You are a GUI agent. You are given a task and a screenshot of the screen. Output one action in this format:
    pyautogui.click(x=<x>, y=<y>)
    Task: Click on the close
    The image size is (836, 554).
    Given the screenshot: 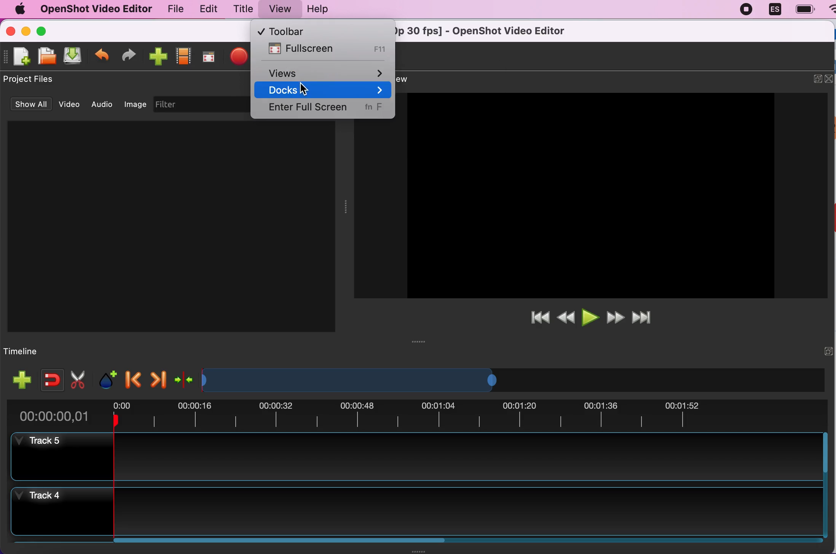 What is the action you would take?
    pyautogui.click(x=831, y=78)
    